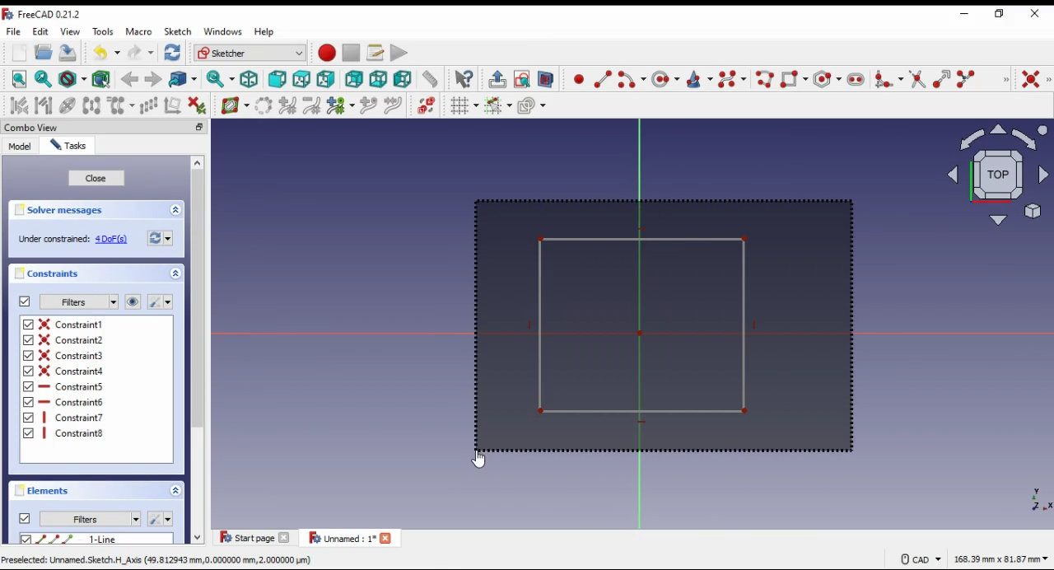 This screenshot has width=1054, height=570. What do you see at coordinates (264, 106) in the screenshot?
I see `convert geometry to bspline` at bounding box center [264, 106].